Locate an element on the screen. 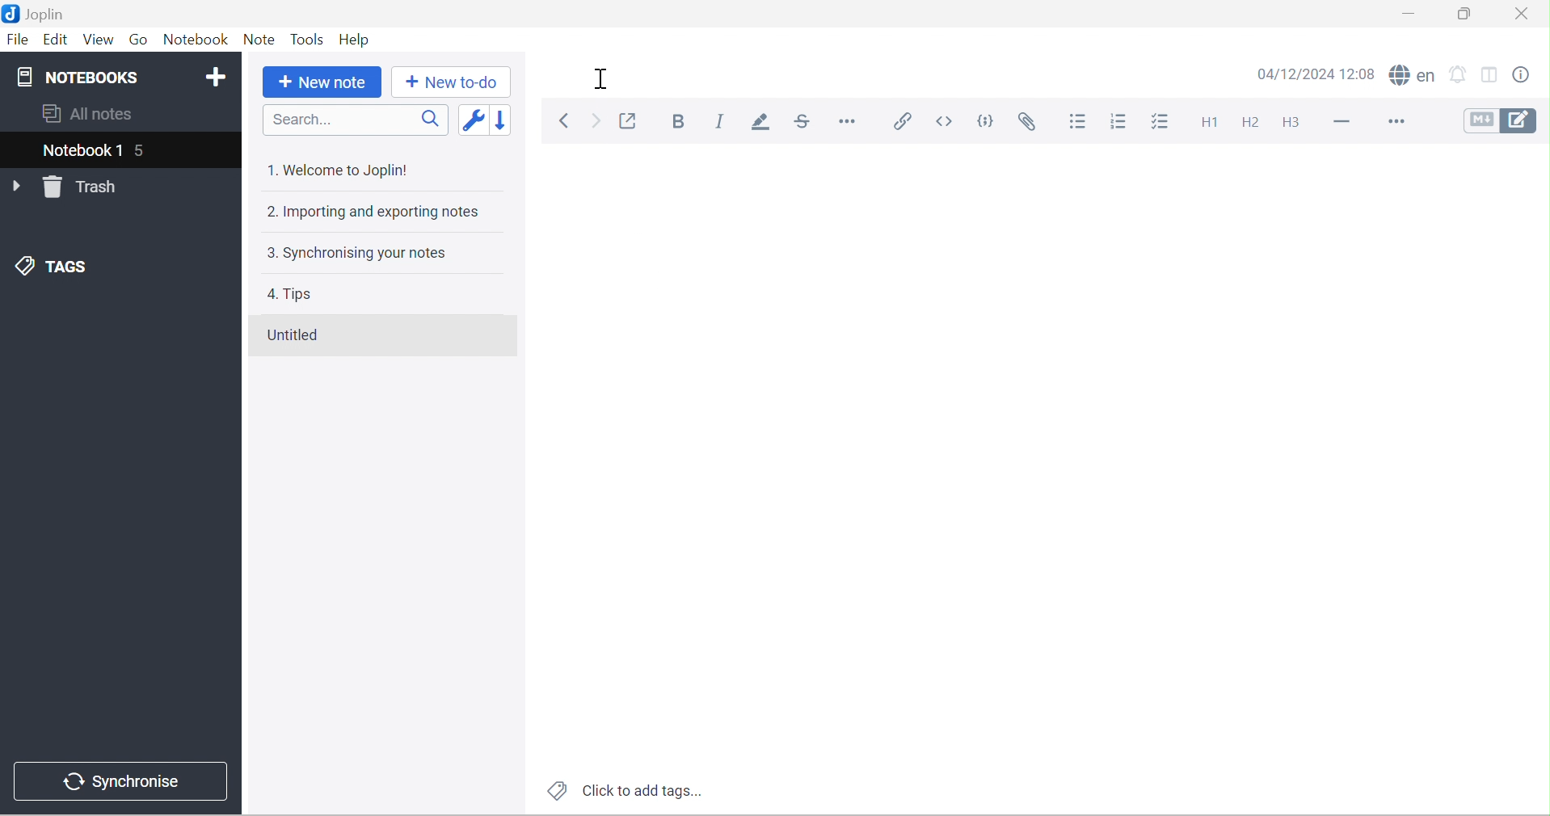  TAGS is located at coordinates (55, 266).